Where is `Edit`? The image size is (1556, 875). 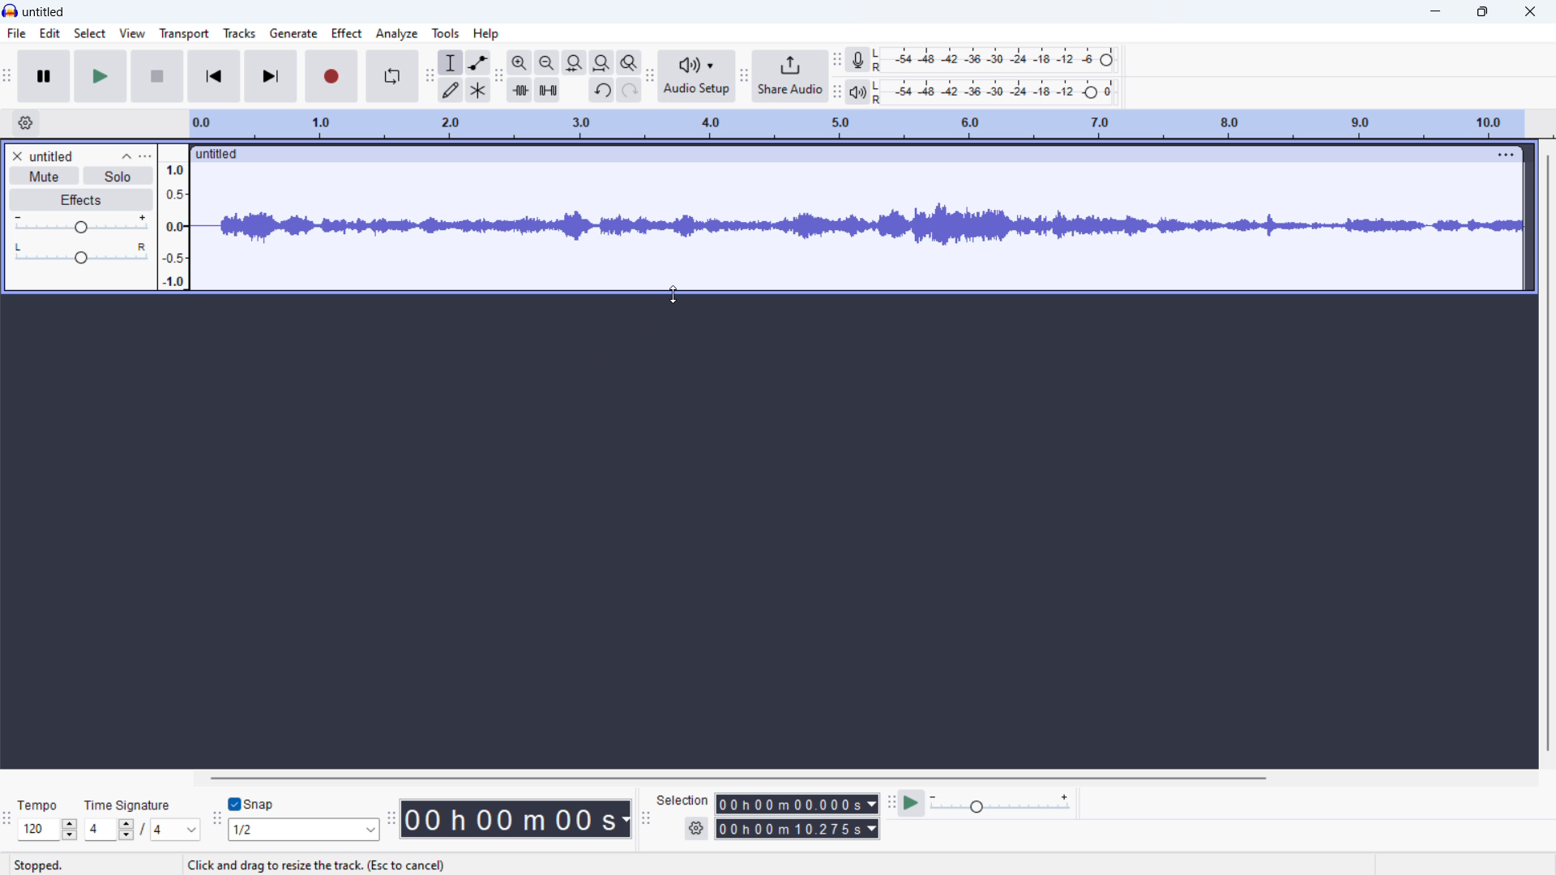 Edit is located at coordinates (49, 32).